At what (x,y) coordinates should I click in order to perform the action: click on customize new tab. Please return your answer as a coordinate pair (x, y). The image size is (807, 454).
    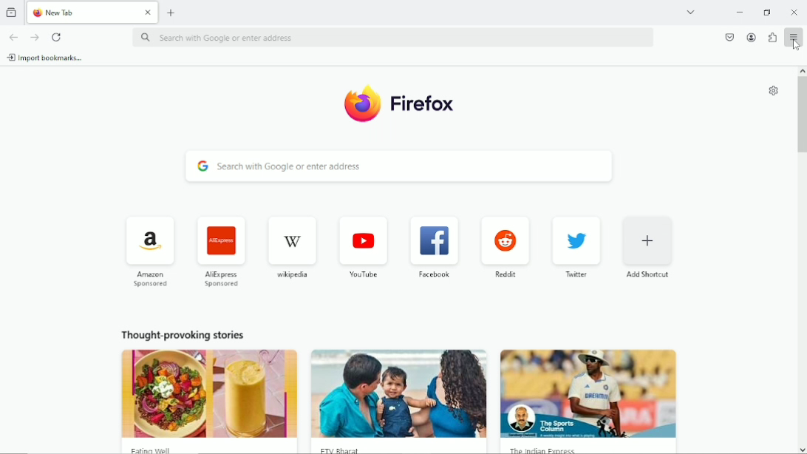
    Looking at the image, I should click on (773, 90).